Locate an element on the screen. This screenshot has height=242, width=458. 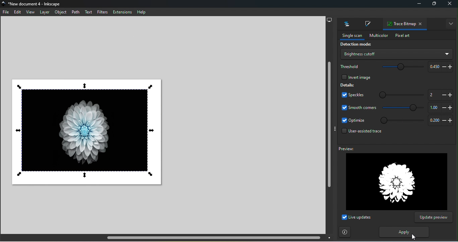
Update preview is located at coordinates (434, 217).